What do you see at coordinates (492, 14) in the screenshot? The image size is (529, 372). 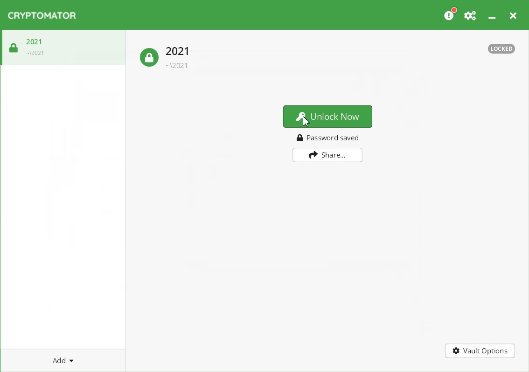 I see `Minimize` at bounding box center [492, 14].